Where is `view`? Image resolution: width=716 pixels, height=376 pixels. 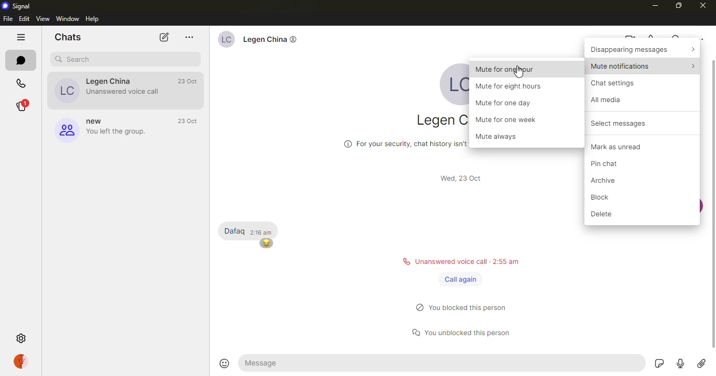 view is located at coordinates (42, 18).